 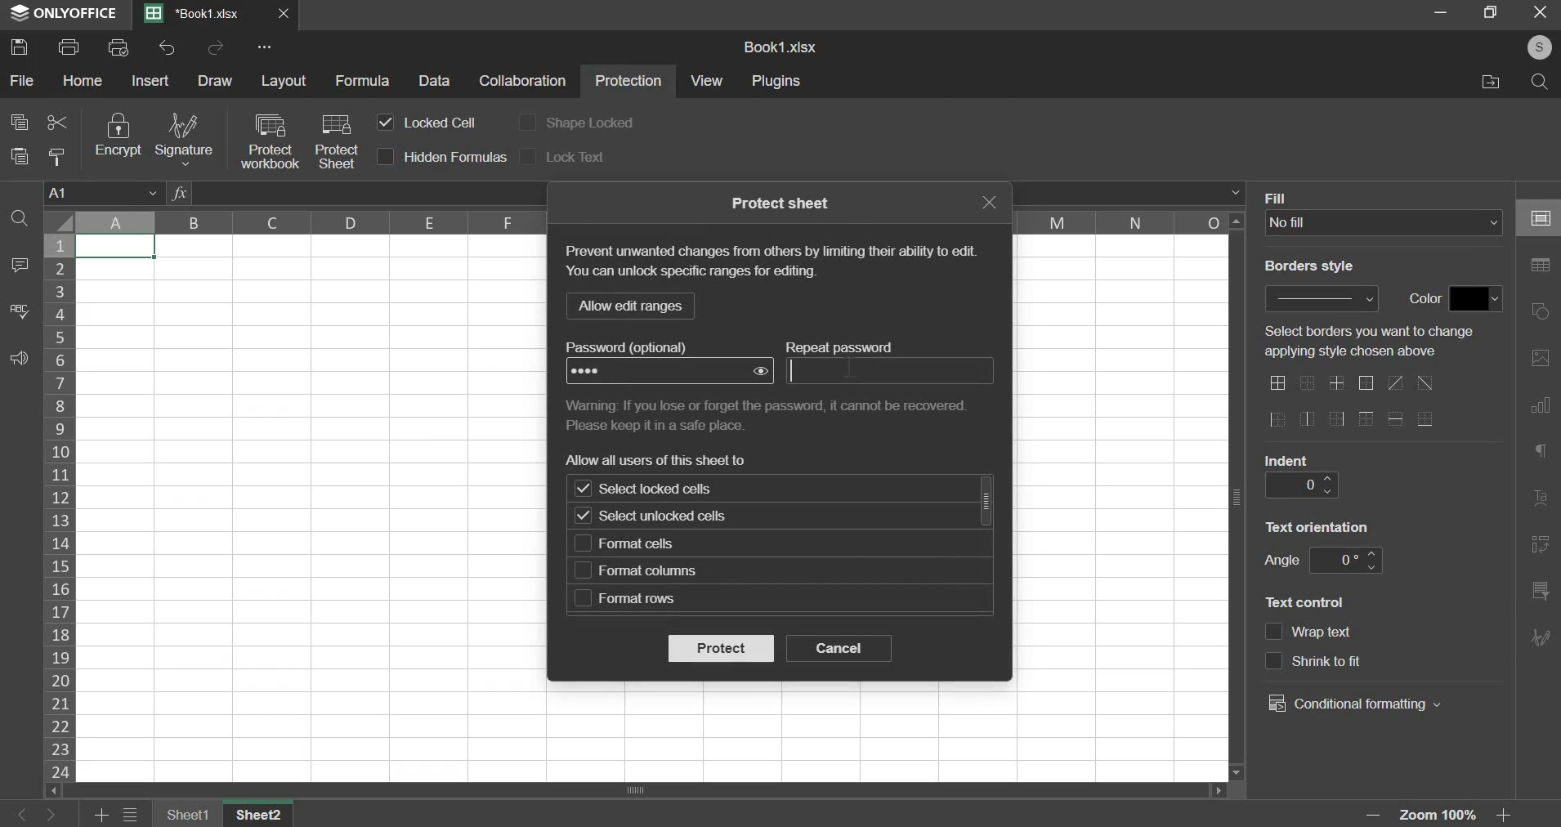 What do you see at coordinates (285, 14) in the screenshot?
I see `Close ` at bounding box center [285, 14].